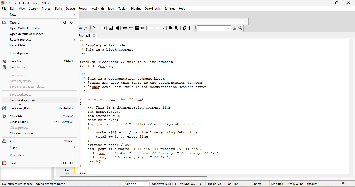 The image size is (355, 187). Describe the element at coordinates (35, 29) in the screenshot. I see `open with hex editor` at that location.